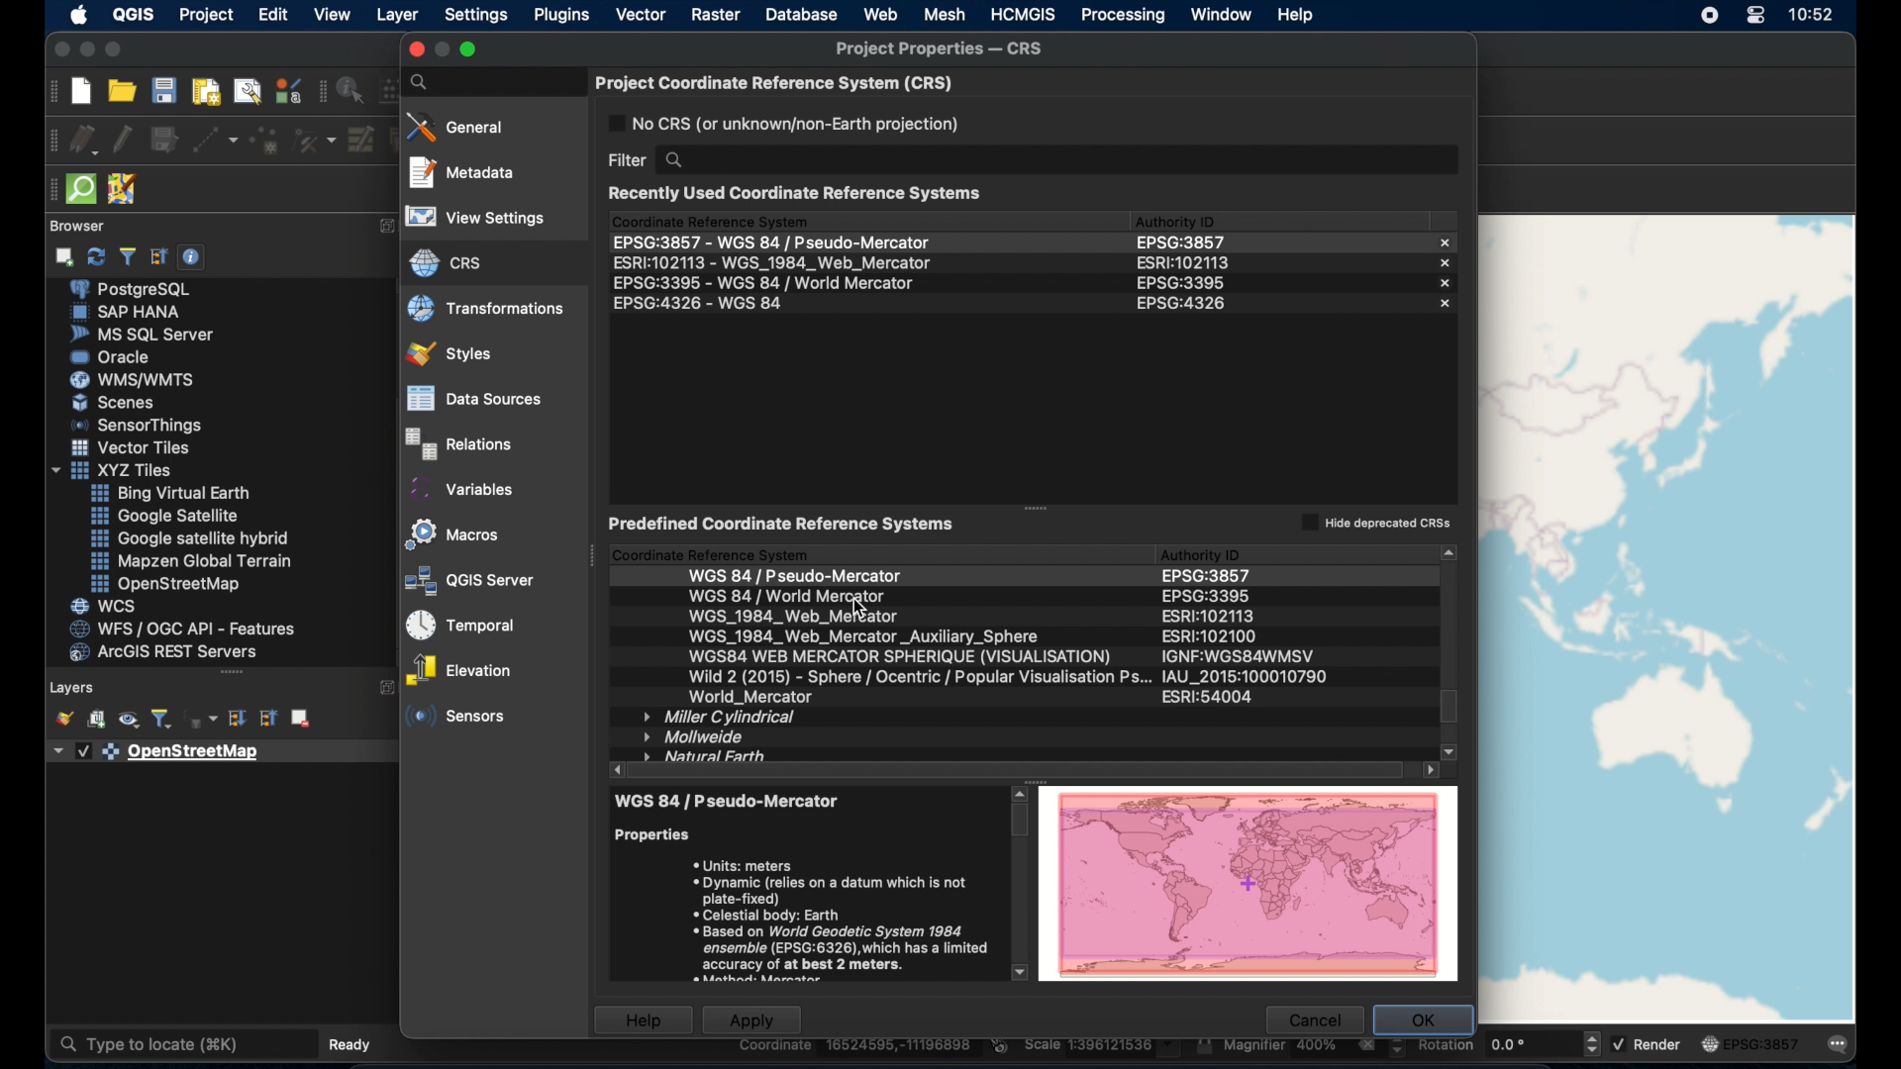  What do you see at coordinates (169, 494) in the screenshot?
I see `` at bounding box center [169, 494].